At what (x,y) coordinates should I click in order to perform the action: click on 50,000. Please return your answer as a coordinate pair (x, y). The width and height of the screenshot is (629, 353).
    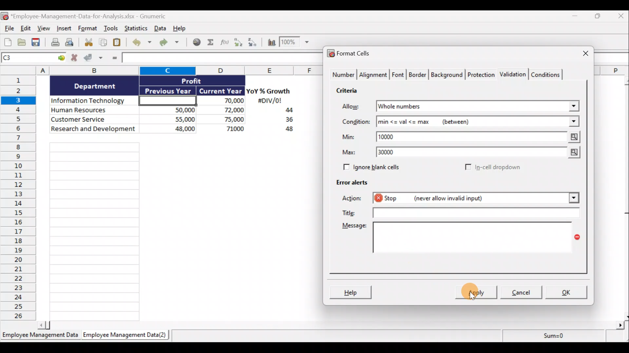
    Looking at the image, I should click on (171, 109).